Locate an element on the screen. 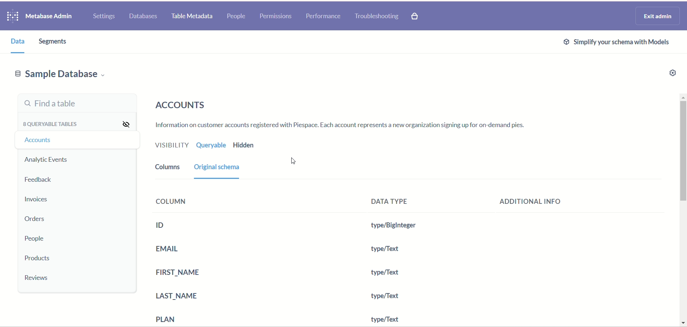 This screenshot has height=327, width=687. type/Text is located at coordinates (386, 296).